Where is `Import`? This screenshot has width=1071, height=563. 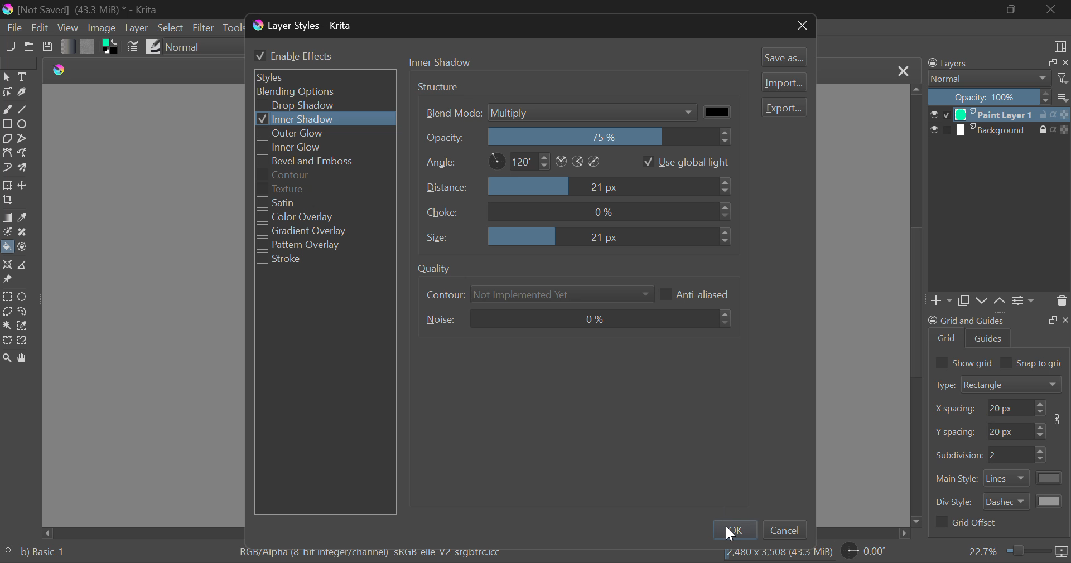
Import is located at coordinates (783, 82).